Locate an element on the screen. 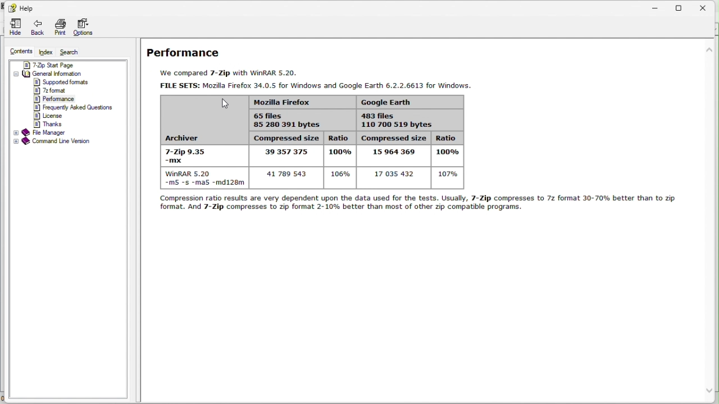 Image resolution: width=719 pixels, height=404 pixels. Thanks is located at coordinates (51, 123).